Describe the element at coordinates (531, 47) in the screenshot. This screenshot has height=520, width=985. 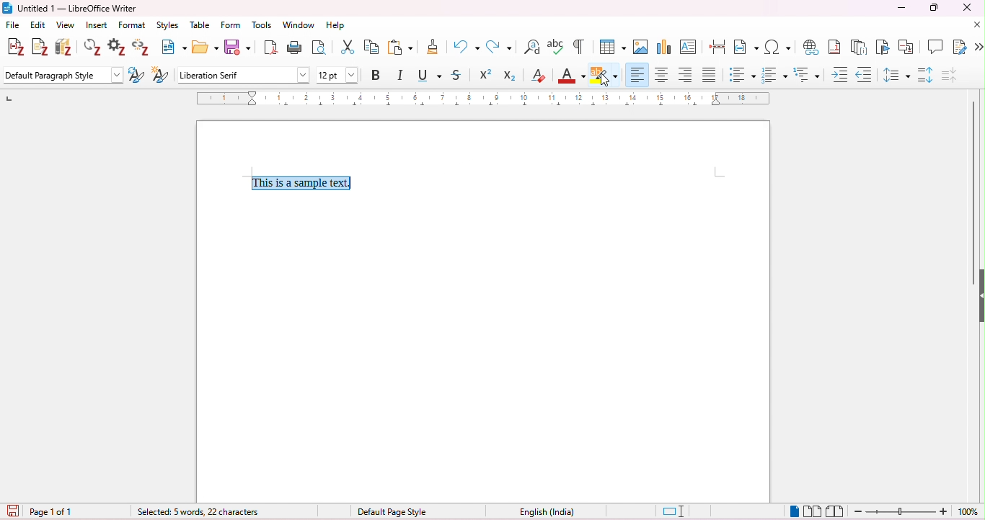
I see `find and replace` at that location.